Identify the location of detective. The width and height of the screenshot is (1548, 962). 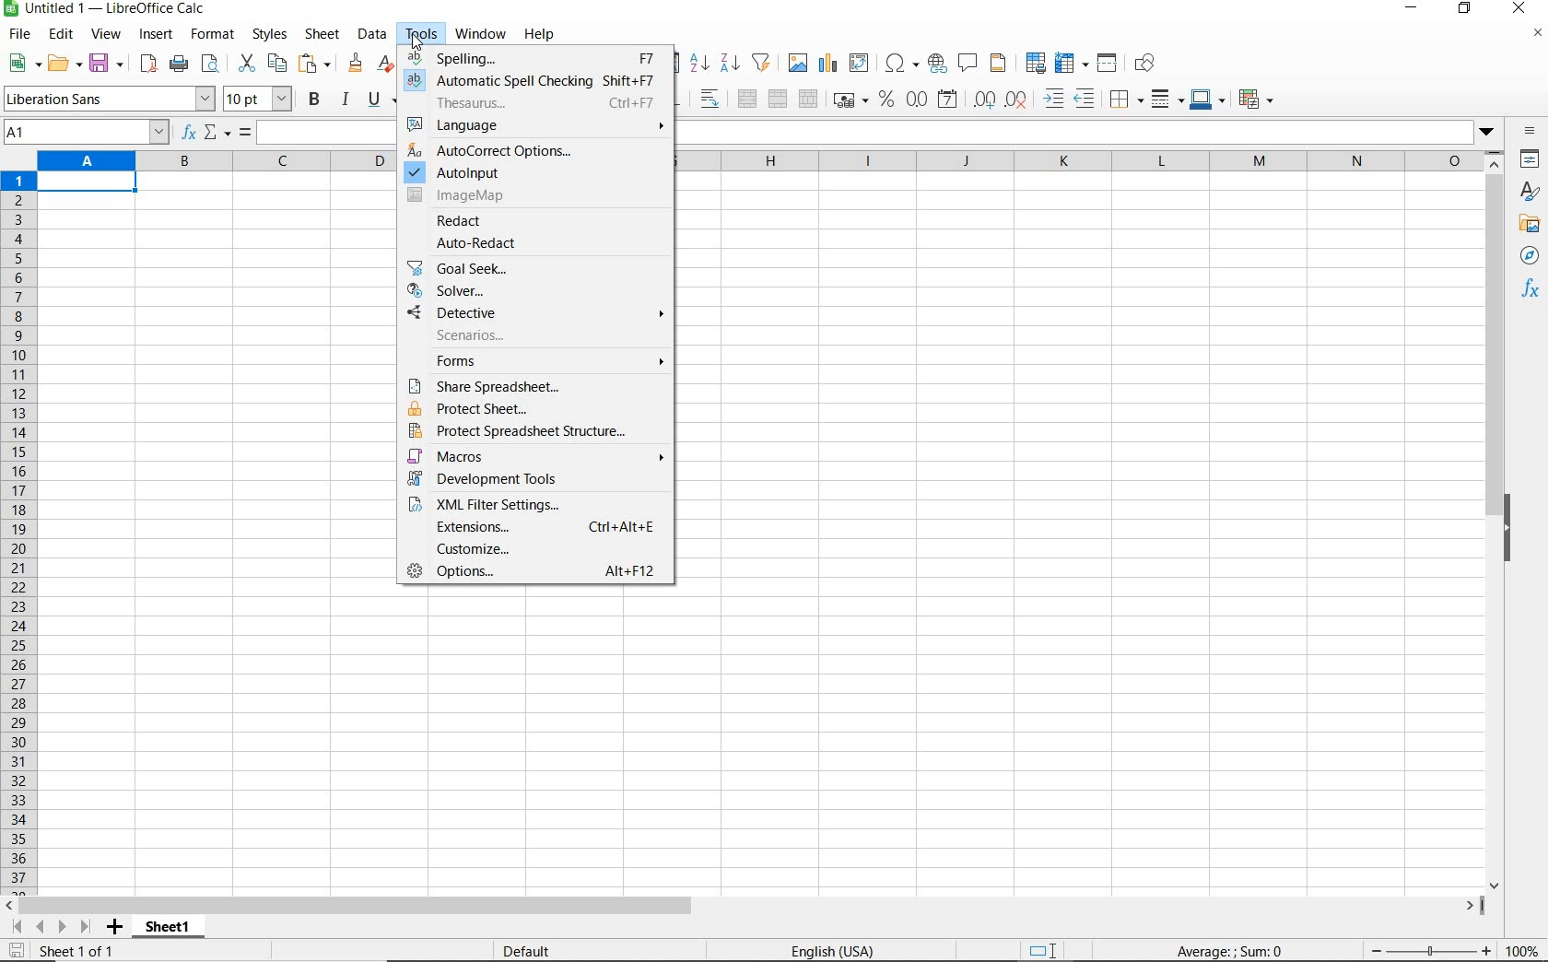
(535, 311).